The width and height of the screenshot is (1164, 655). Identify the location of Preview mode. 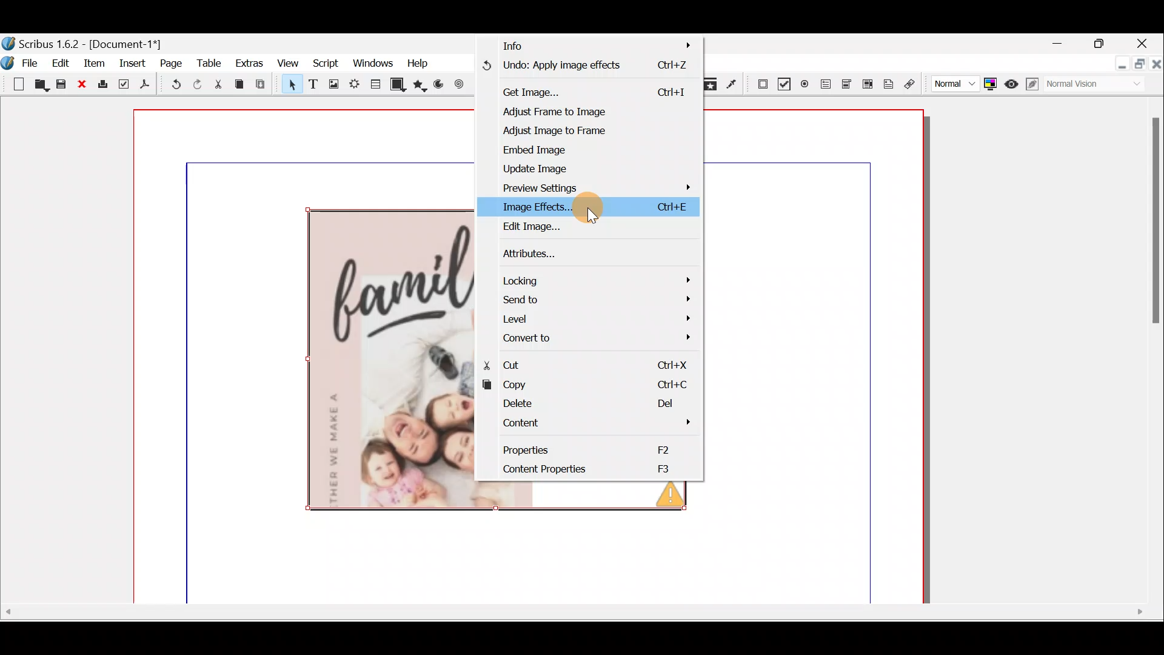
(1009, 81).